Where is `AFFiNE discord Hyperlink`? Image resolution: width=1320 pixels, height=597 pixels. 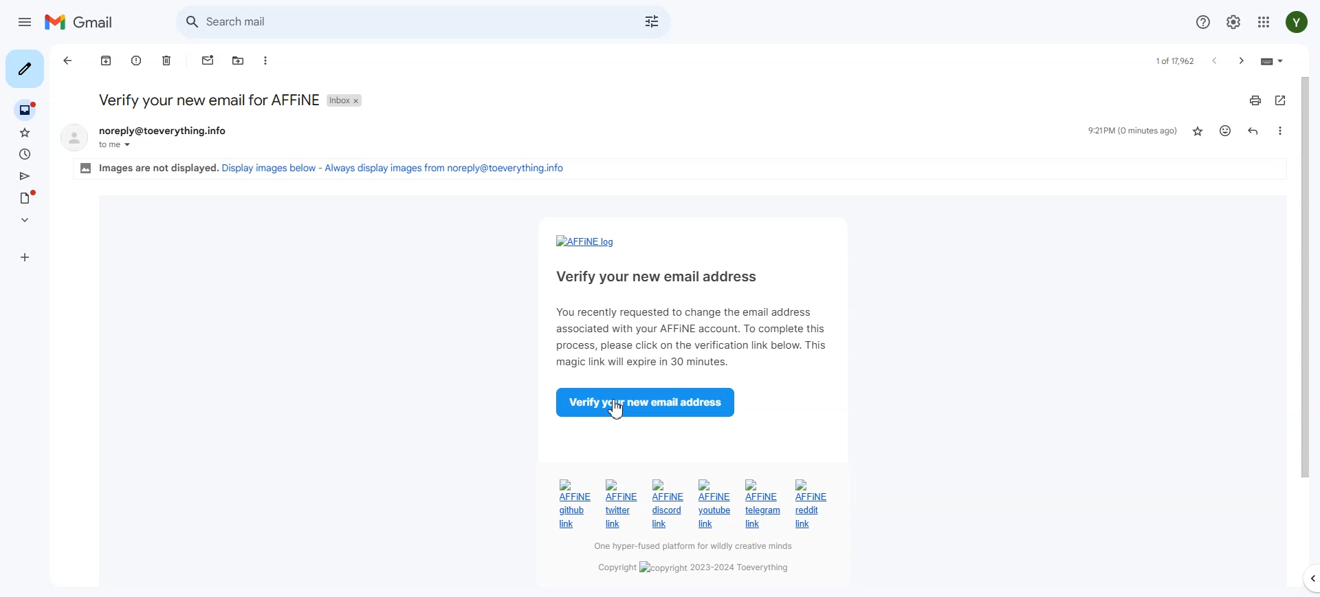
AFFiNE discord Hyperlink is located at coordinates (665, 503).